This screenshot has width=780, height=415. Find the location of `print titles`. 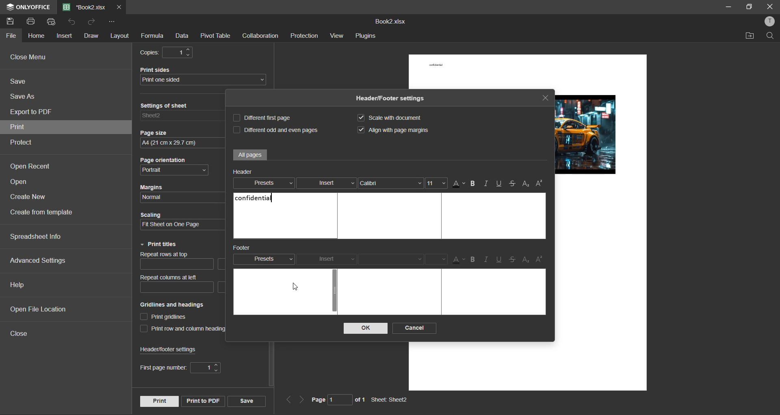

print titles is located at coordinates (161, 244).